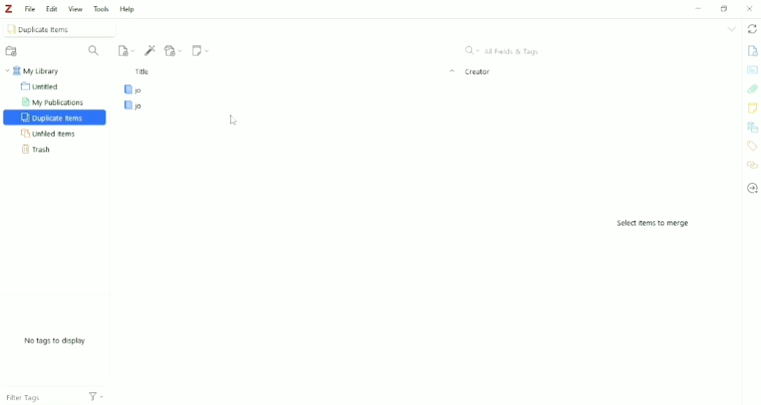 Image resolution: width=761 pixels, height=405 pixels. What do you see at coordinates (726, 8) in the screenshot?
I see `Maximize` at bounding box center [726, 8].